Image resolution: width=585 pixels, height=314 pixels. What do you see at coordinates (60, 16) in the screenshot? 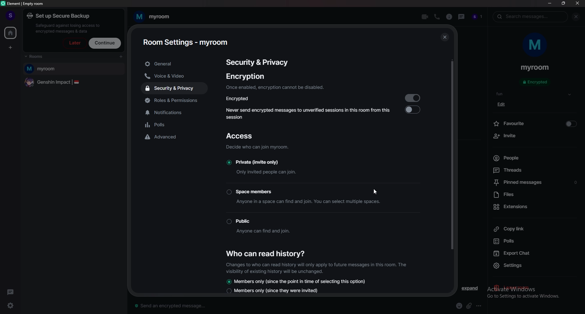
I see `setup secure backup` at bounding box center [60, 16].